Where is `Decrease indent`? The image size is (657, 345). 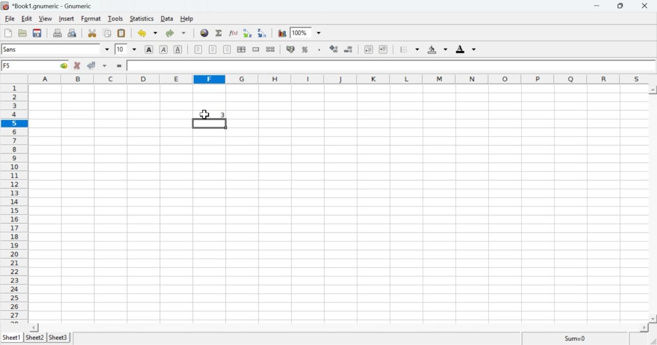
Decrease indent is located at coordinates (368, 49).